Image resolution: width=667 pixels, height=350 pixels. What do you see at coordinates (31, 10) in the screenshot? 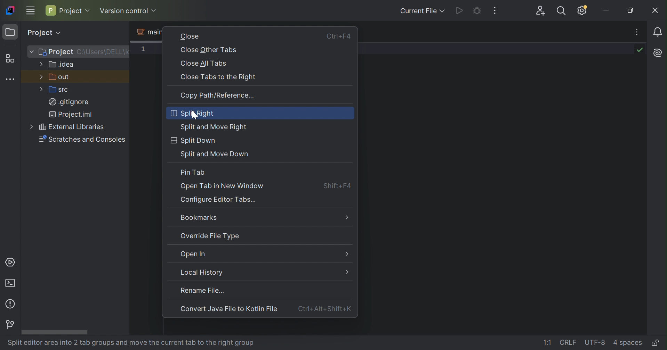
I see `Main menu` at bounding box center [31, 10].